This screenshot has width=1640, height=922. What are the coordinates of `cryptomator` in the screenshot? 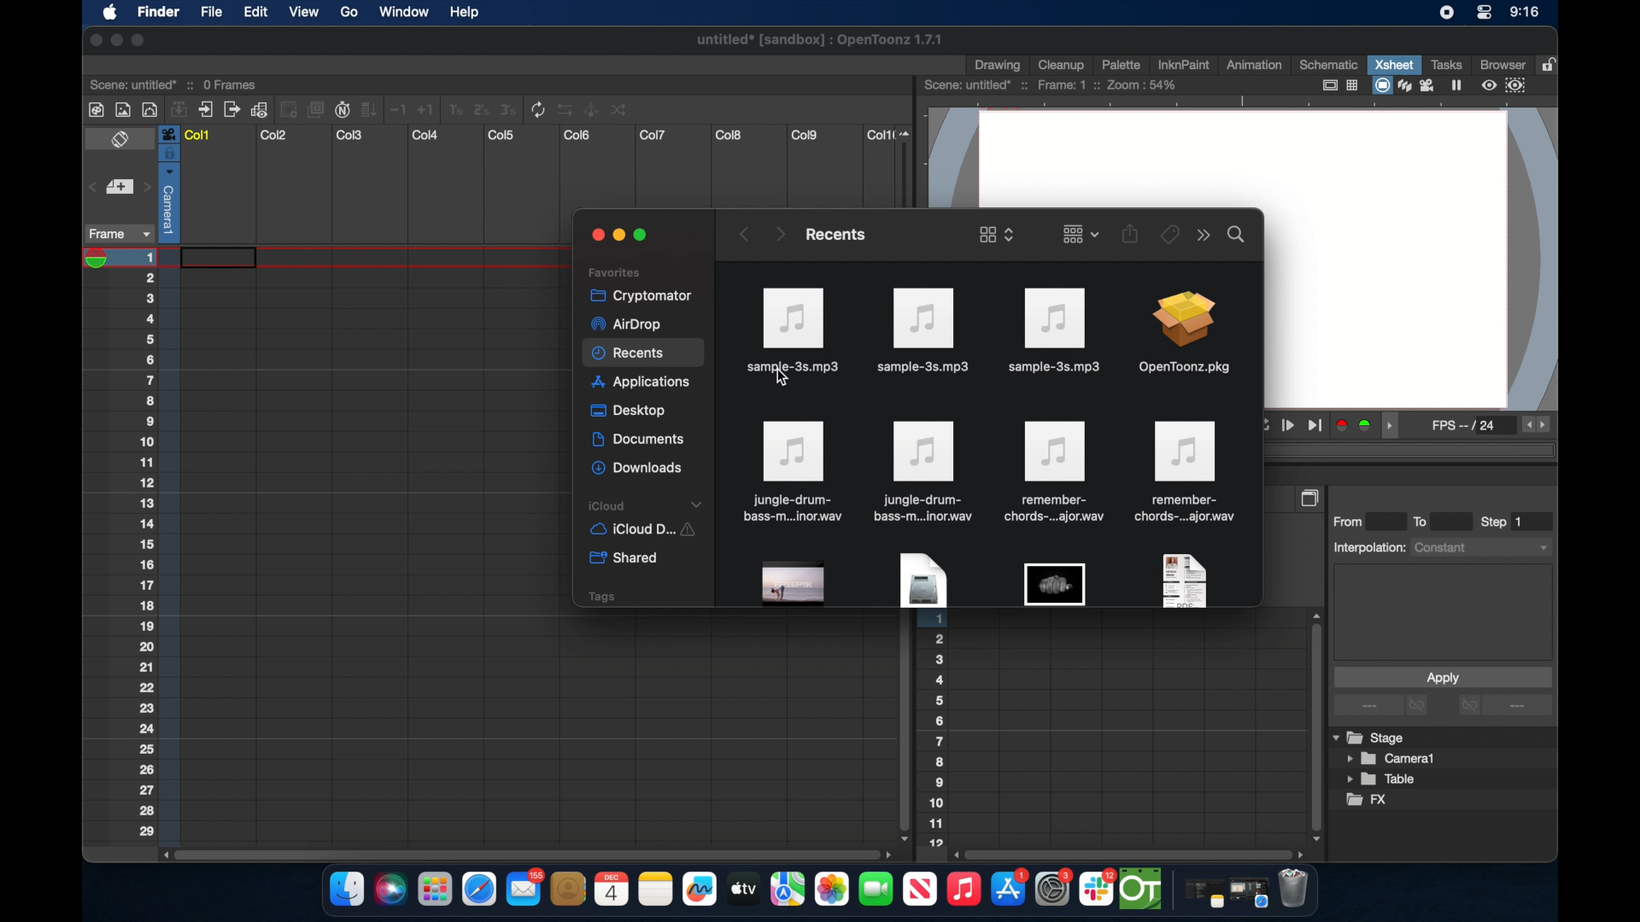 It's located at (635, 295).